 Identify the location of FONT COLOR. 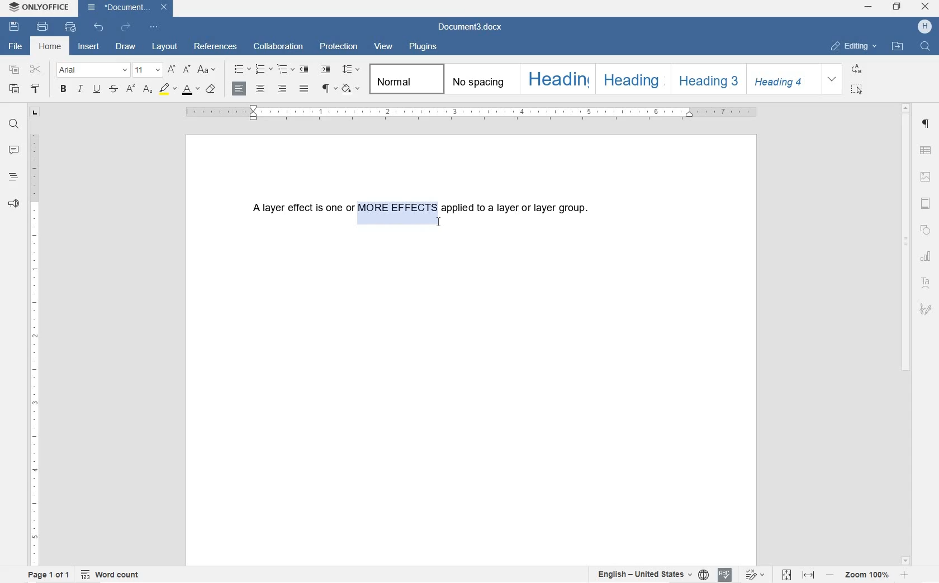
(189, 90).